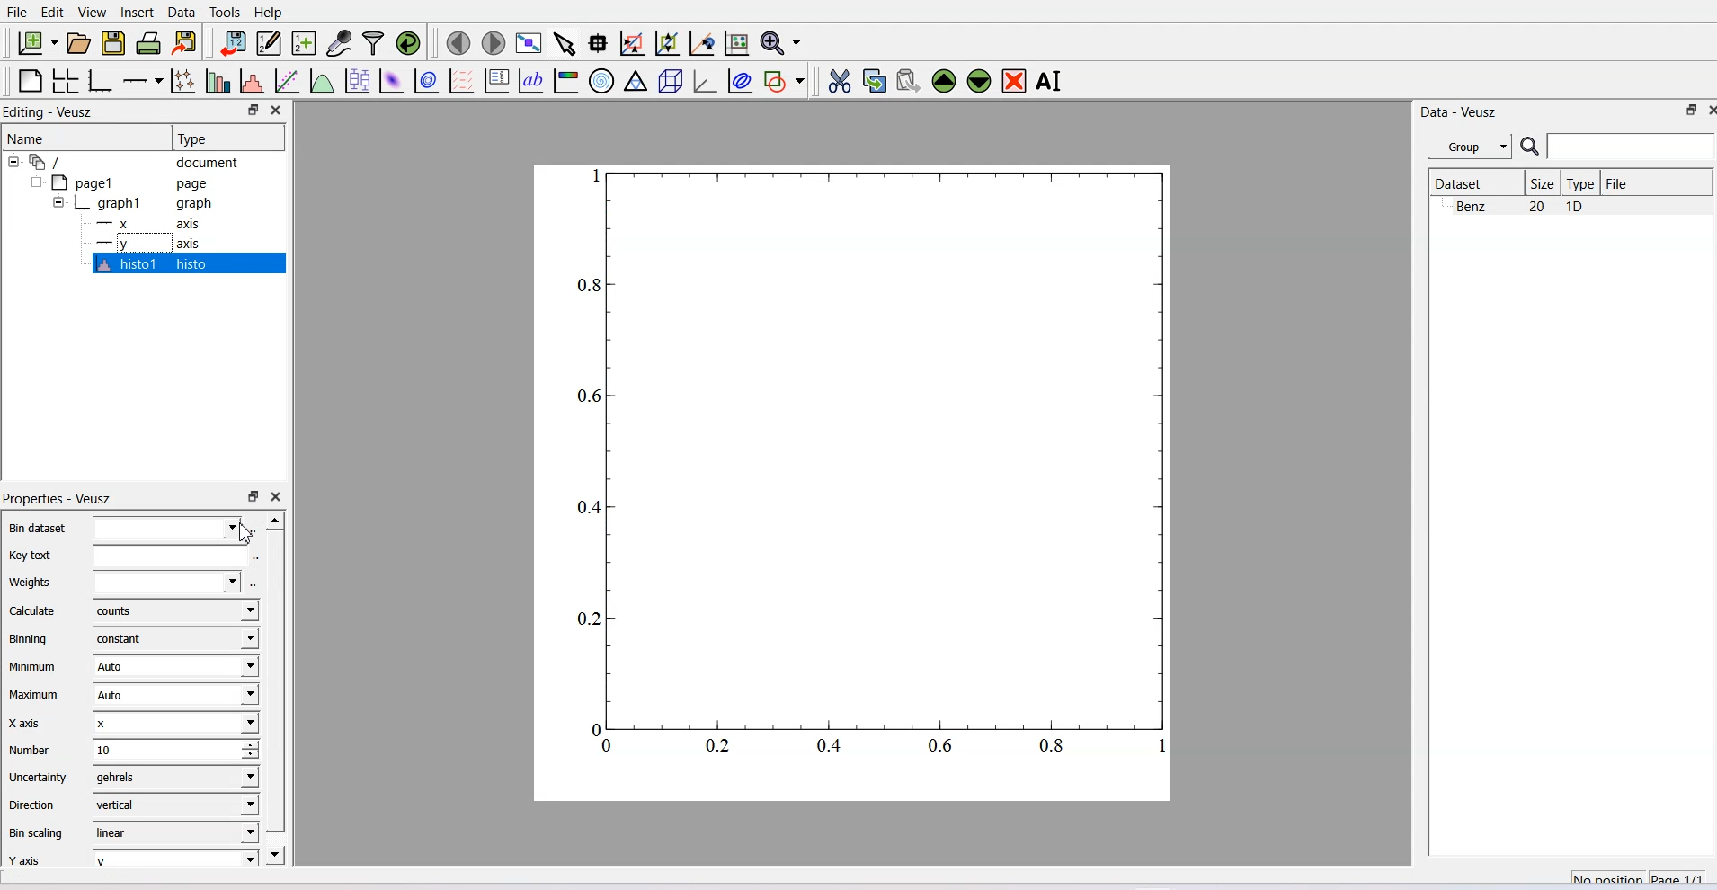 This screenshot has width=1717, height=890. Describe the element at coordinates (251, 80) in the screenshot. I see `Histogram of dataset` at that location.